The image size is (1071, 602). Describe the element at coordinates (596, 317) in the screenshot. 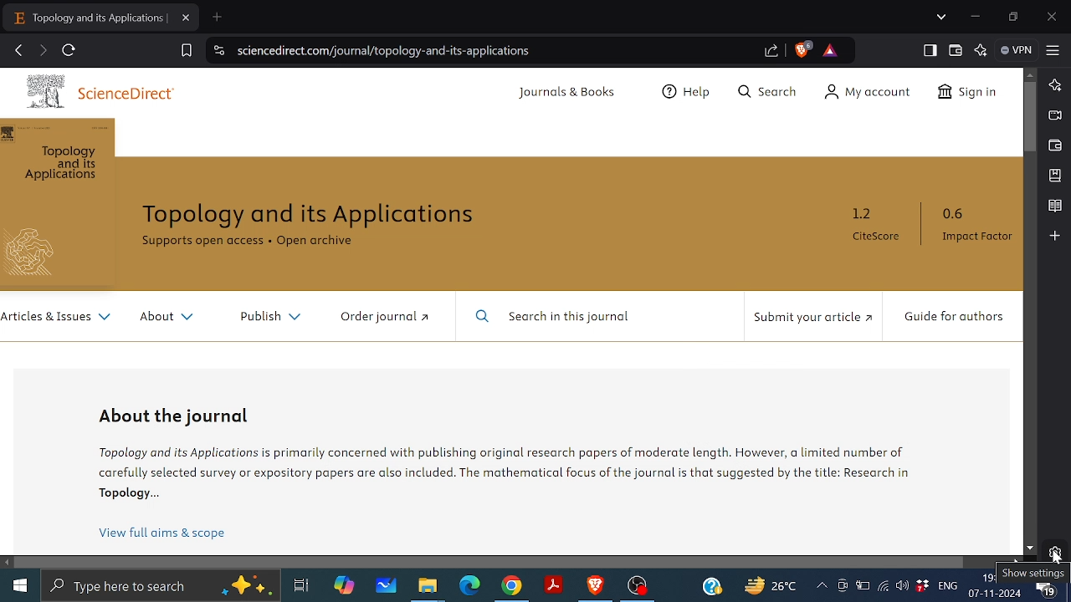

I see `Search bar` at that location.